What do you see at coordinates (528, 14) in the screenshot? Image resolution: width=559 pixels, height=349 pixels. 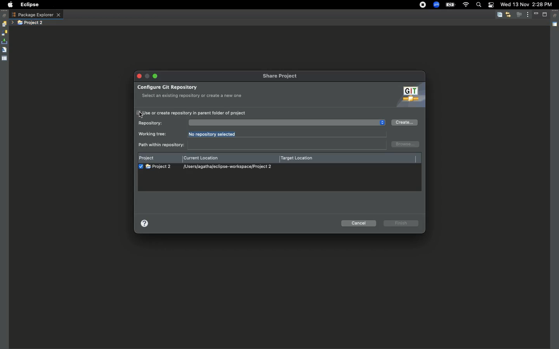 I see `View menu` at bounding box center [528, 14].